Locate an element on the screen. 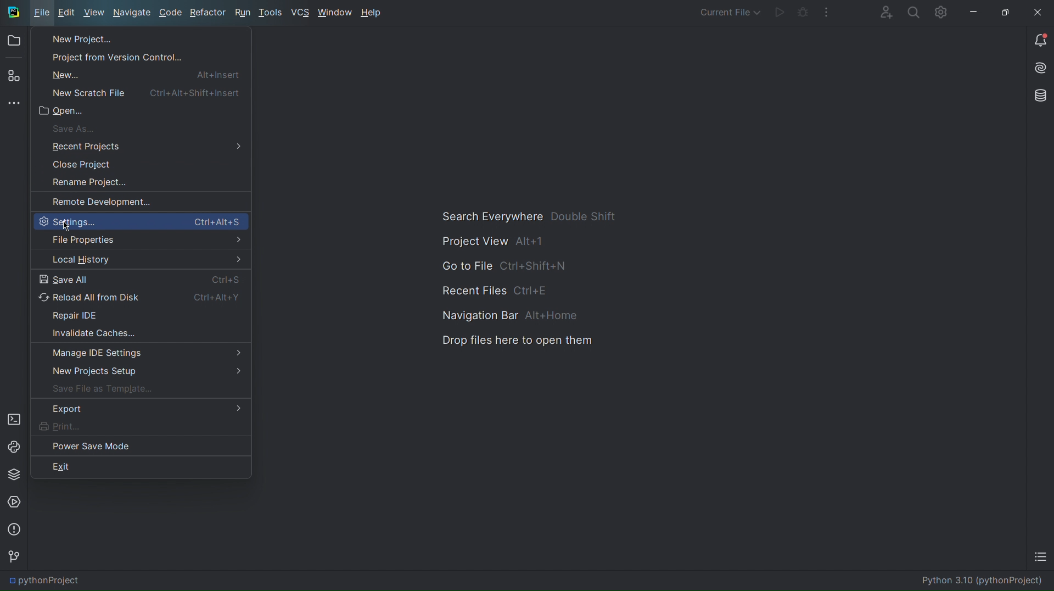  Python 3.10 (pythonProject) is located at coordinates (981, 581).